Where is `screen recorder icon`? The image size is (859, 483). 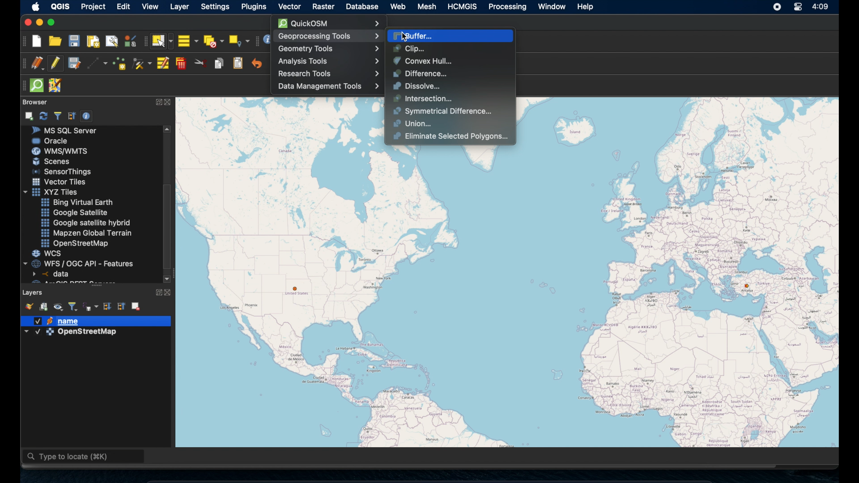 screen recorder icon is located at coordinates (778, 8).